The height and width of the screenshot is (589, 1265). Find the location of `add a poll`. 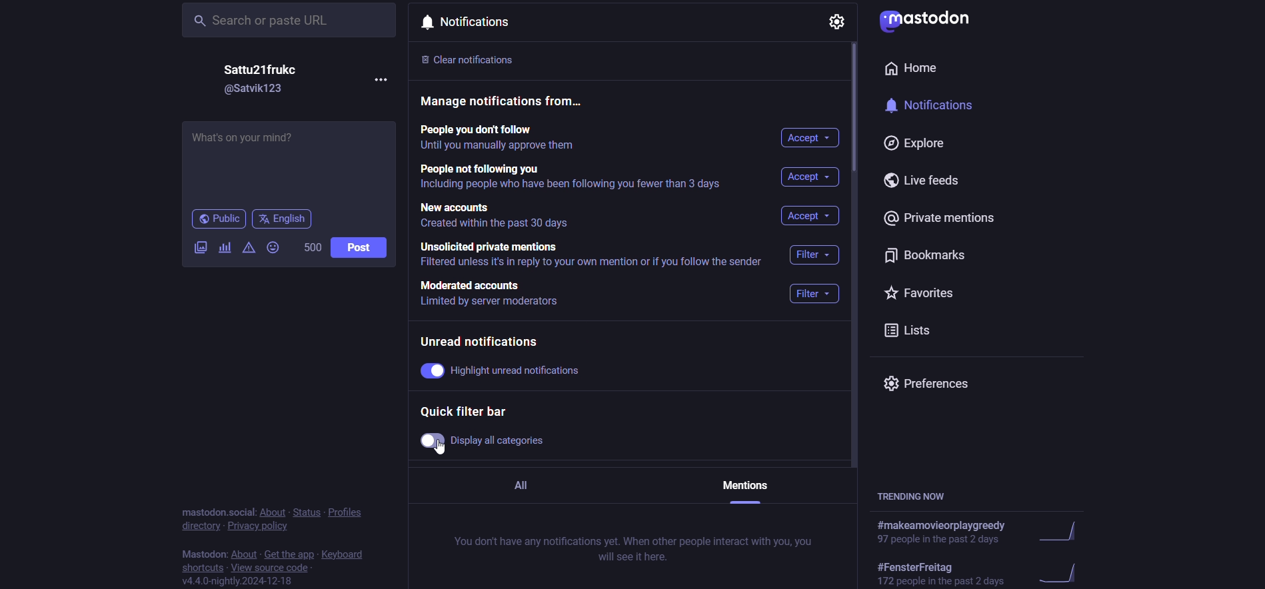

add a poll is located at coordinates (227, 249).